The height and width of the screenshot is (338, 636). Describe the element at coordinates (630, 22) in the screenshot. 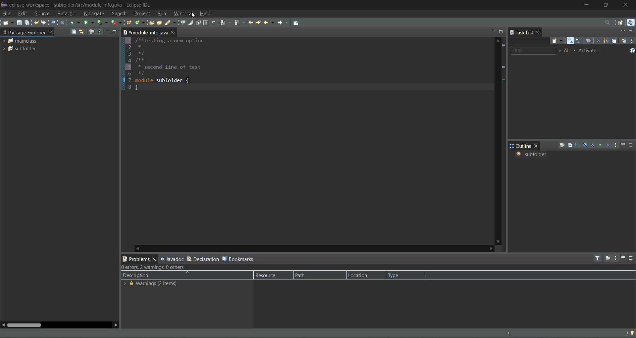

I see `java` at that location.